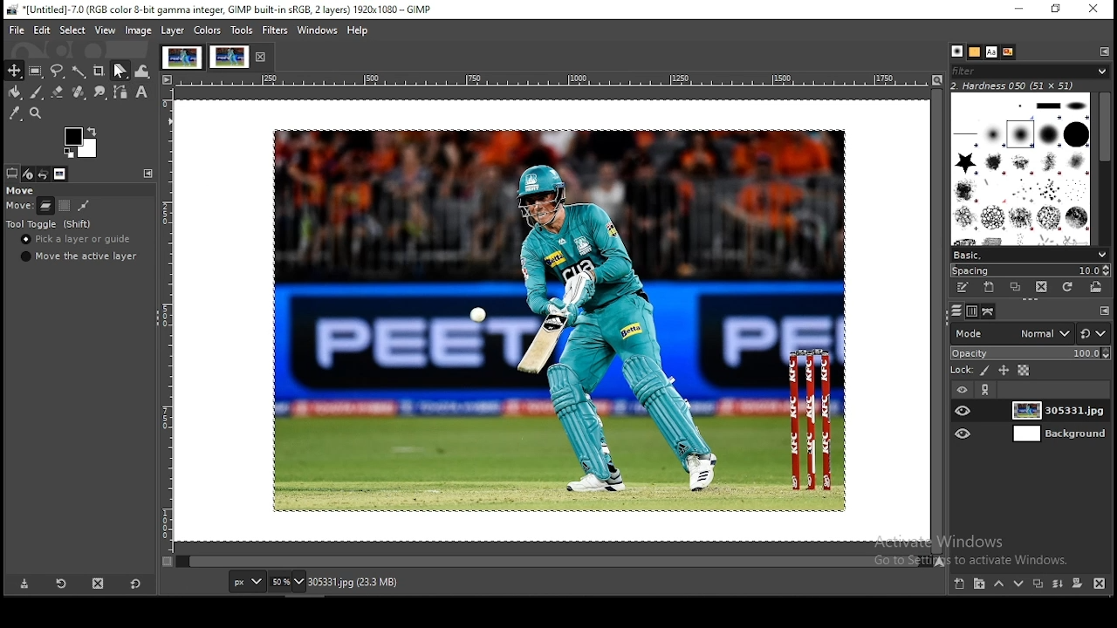  I want to click on paint brush tool, so click(39, 93).